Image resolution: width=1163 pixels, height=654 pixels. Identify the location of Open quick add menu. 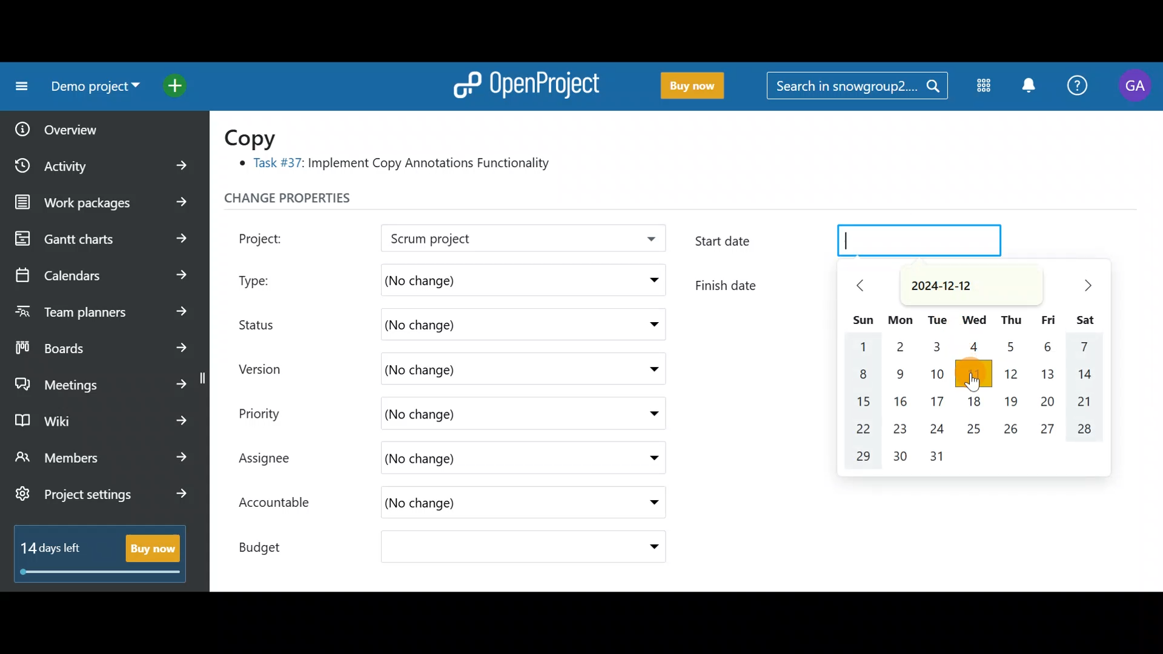
(178, 83).